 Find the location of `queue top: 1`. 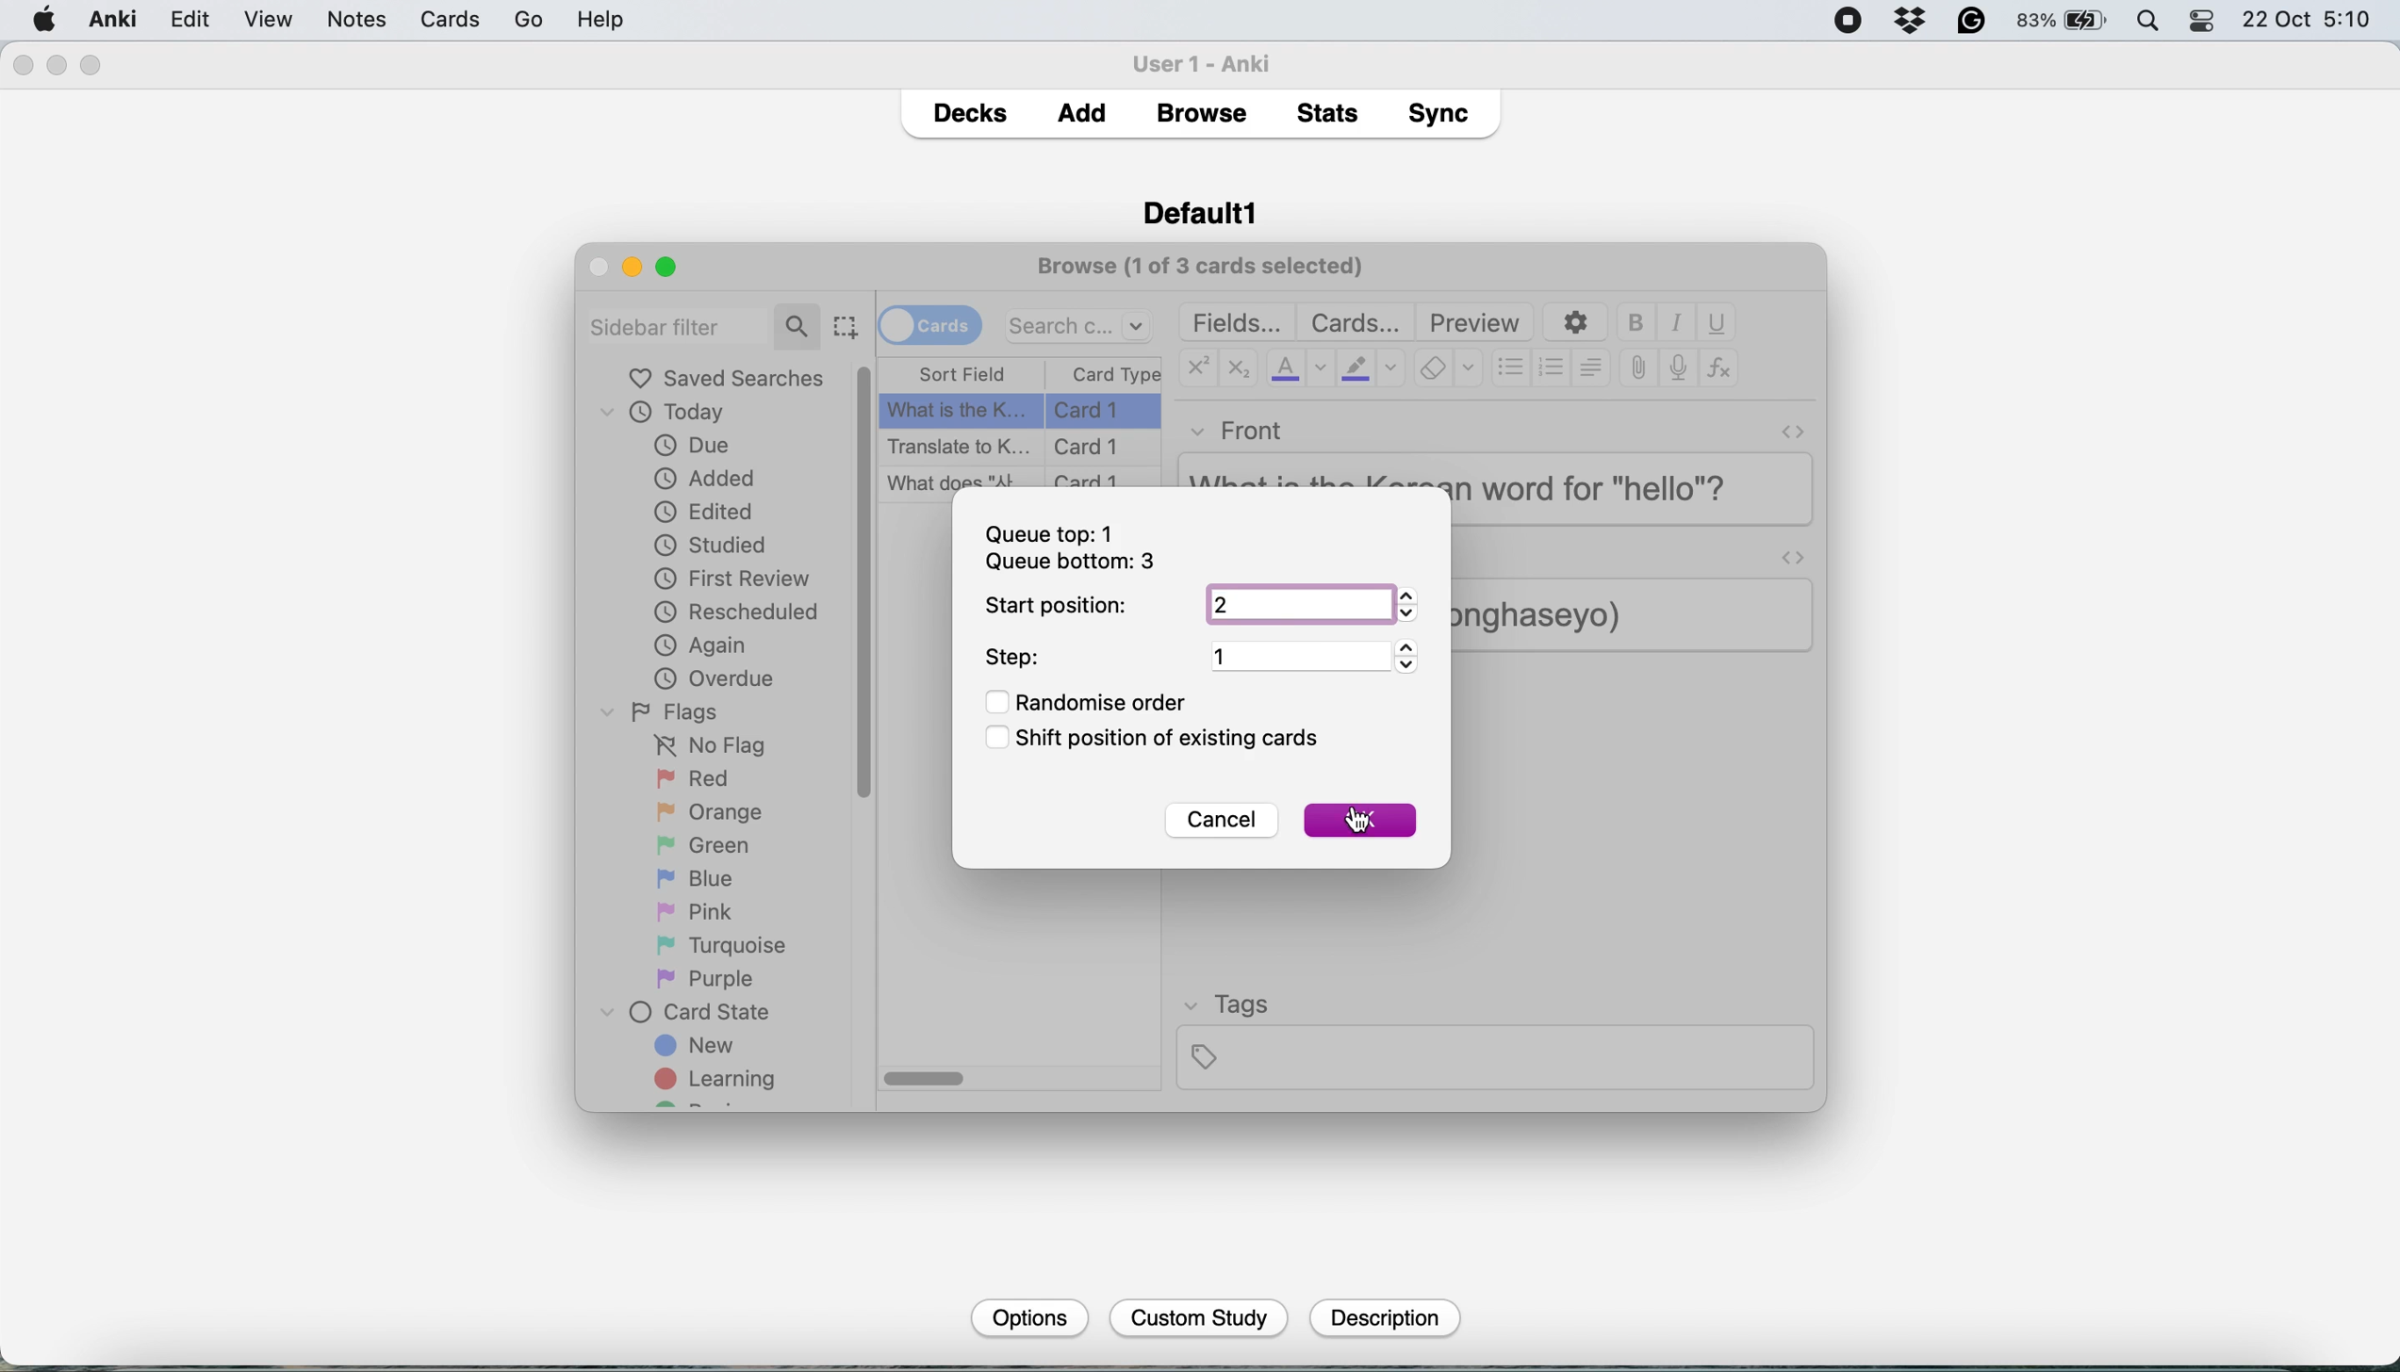

queue top: 1 is located at coordinates (1055, 533).